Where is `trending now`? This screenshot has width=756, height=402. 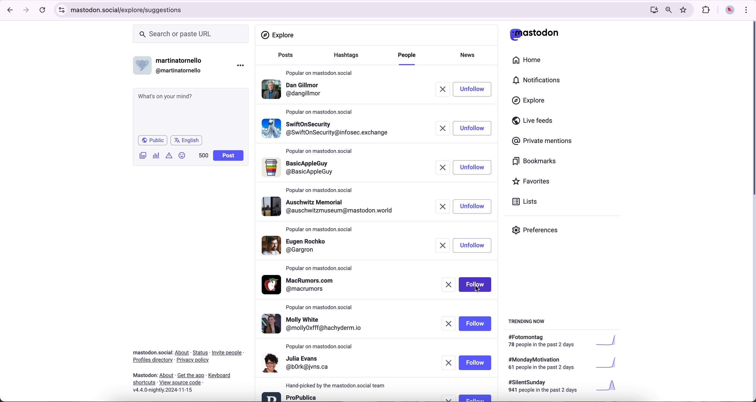
trending now is located at coordinates (527, 321).